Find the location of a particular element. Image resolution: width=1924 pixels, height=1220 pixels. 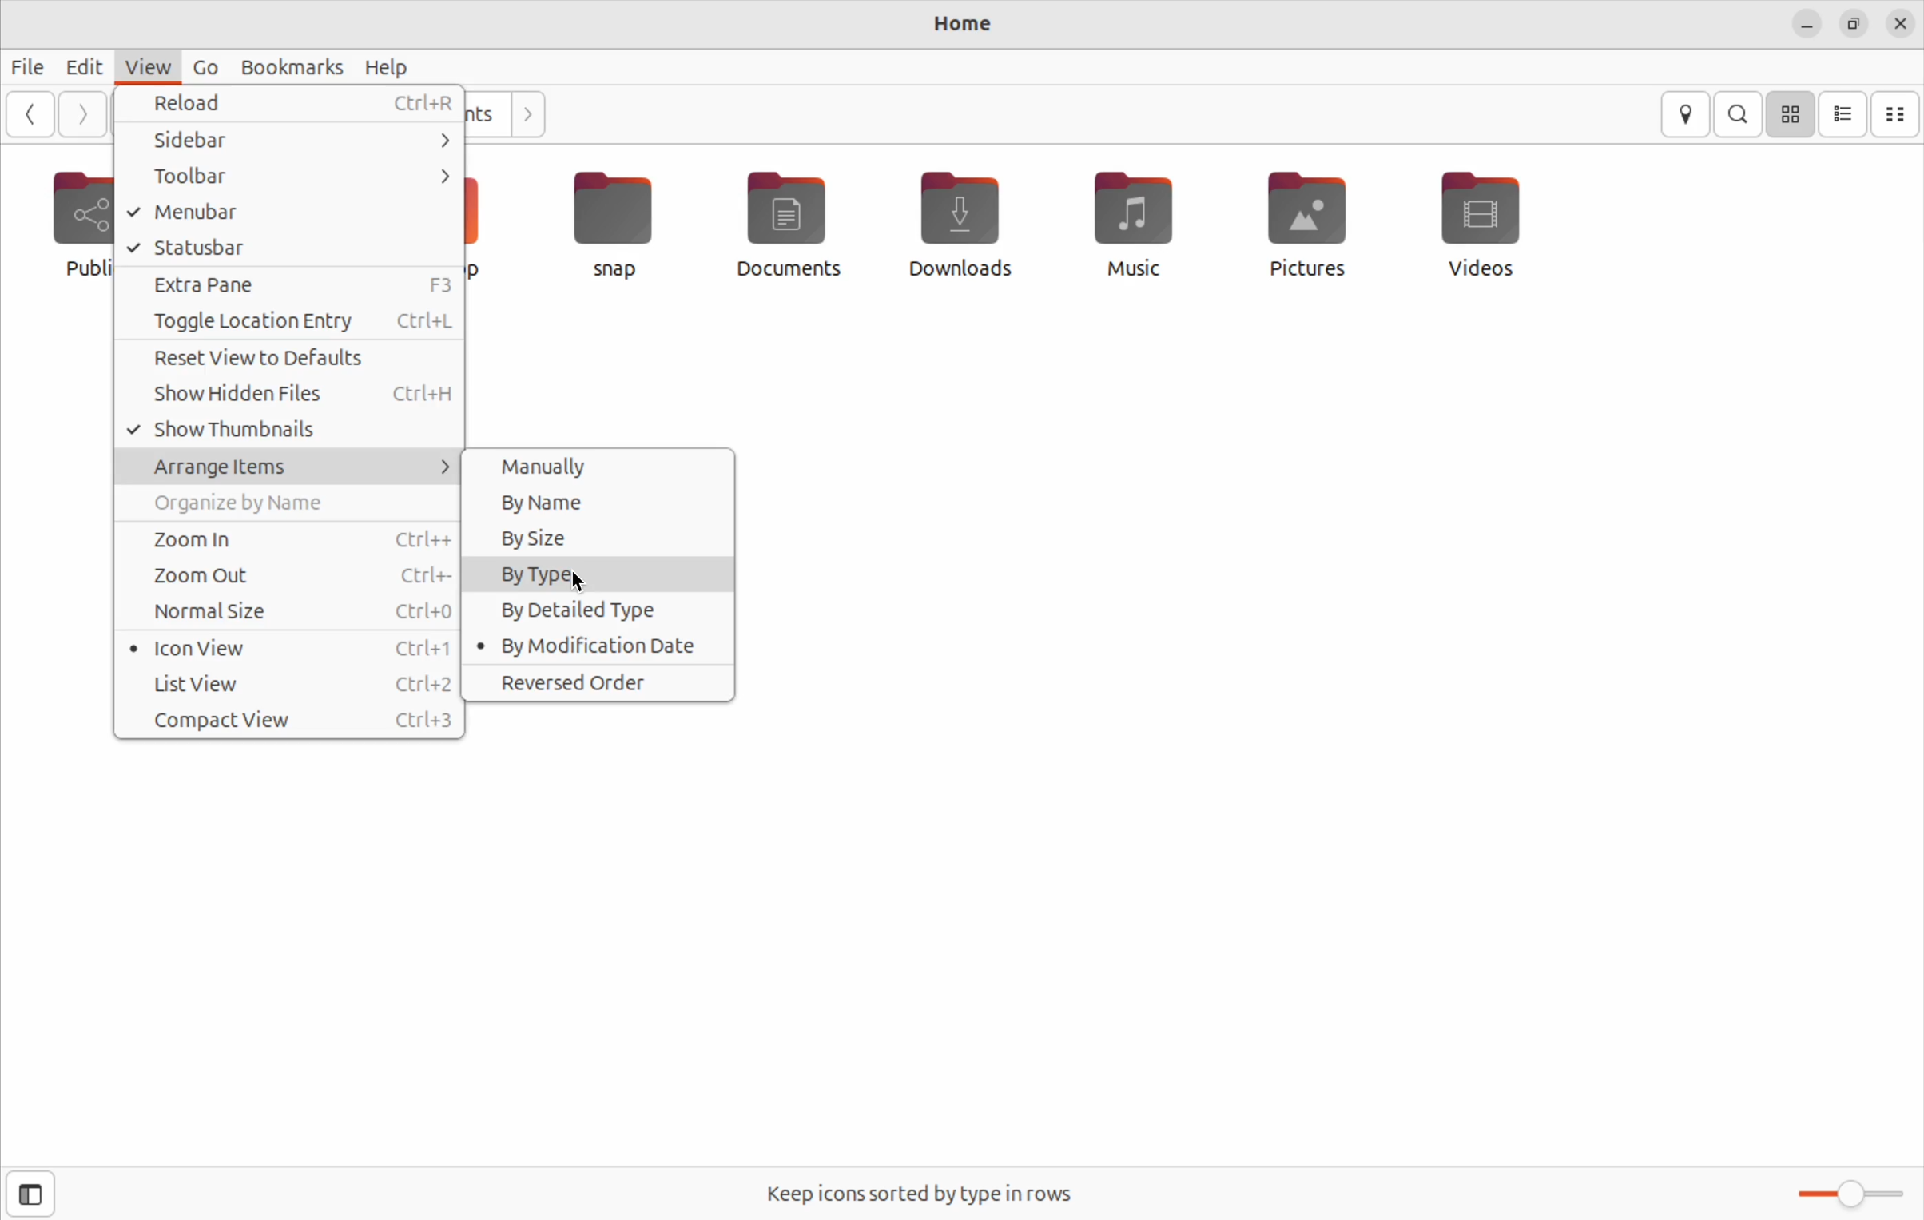

side bar is located at coordinates (290, 141).